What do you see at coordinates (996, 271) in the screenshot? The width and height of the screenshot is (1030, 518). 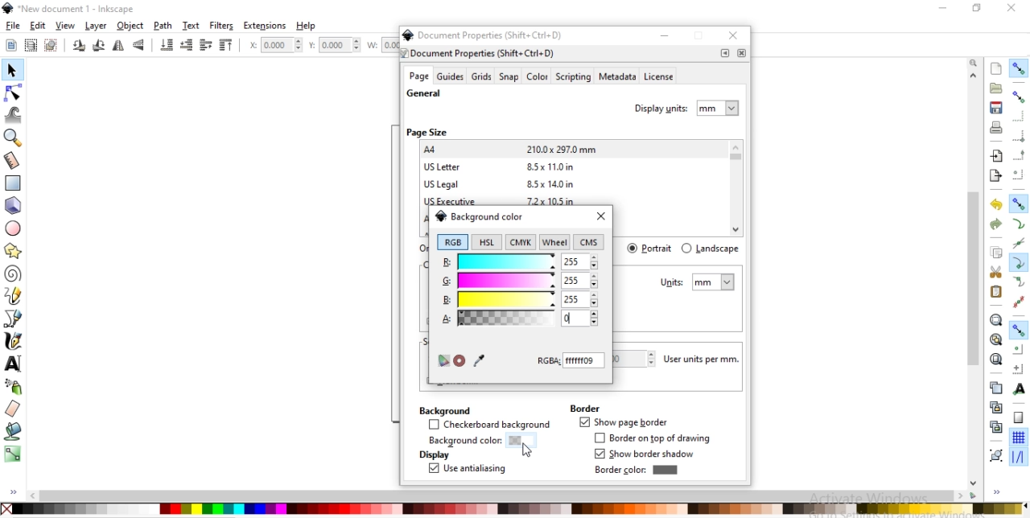 I see `cut` at bounding box center [996, 271].